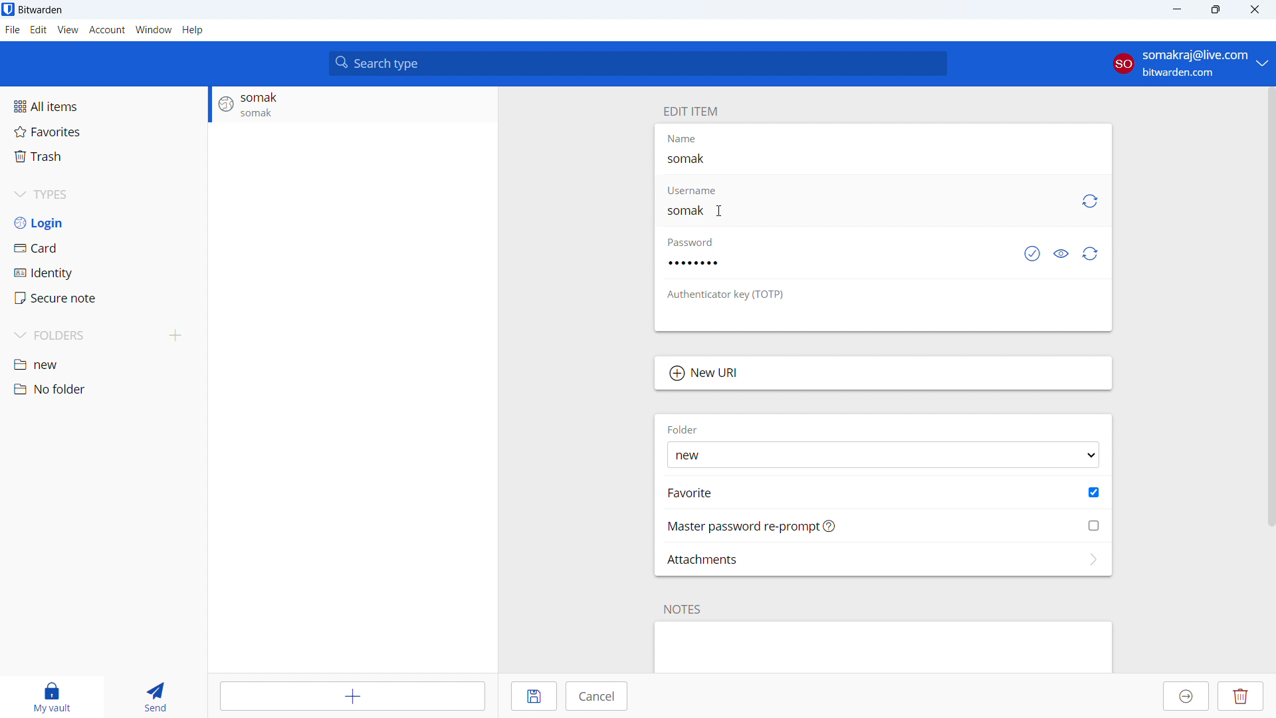 The width and height of the screenshot is (1276, 718). I want to click on search type, so click(638, 63).